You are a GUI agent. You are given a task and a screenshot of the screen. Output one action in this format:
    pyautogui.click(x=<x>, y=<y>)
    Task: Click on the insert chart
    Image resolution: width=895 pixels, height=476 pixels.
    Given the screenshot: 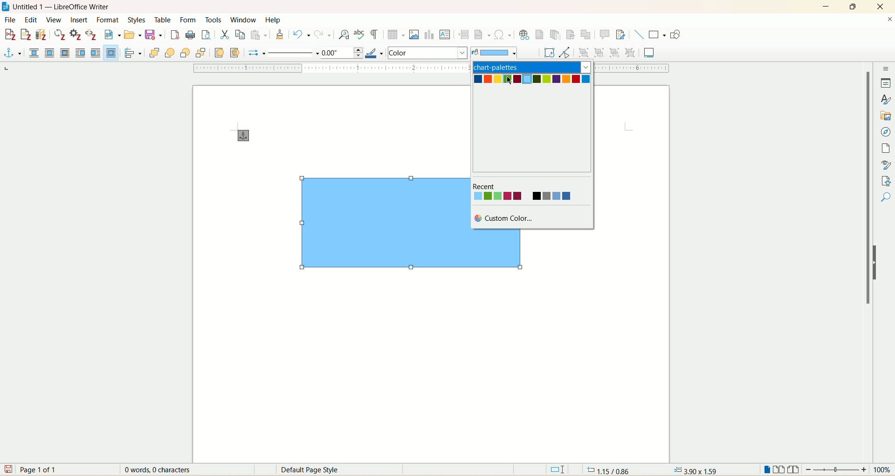 What is the action you would take?
    pyautogui.click(x=429, y=35)
    